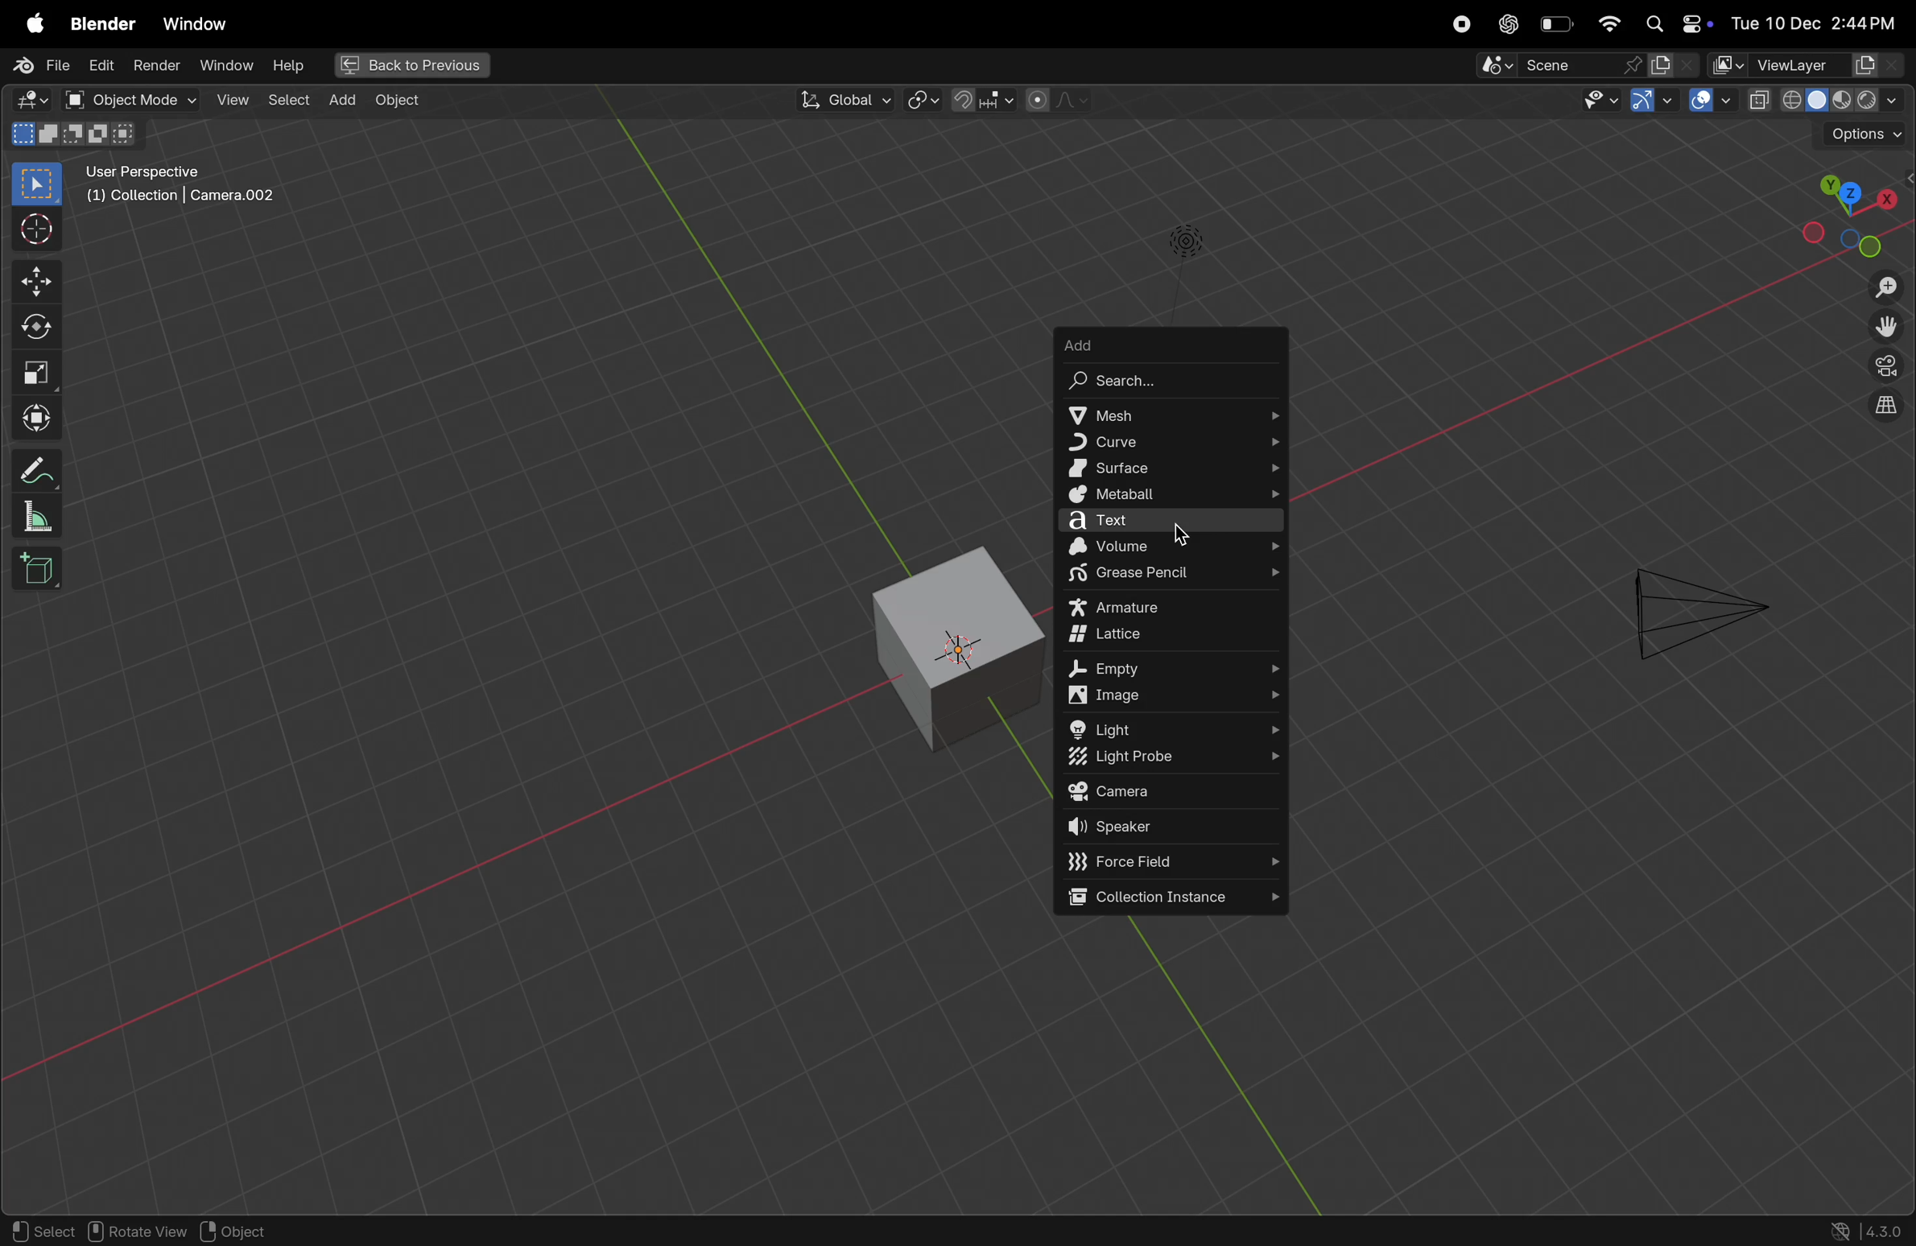 This screenshot has width=1916, height=1246. I want to click on View shading, so click(1824, 104).